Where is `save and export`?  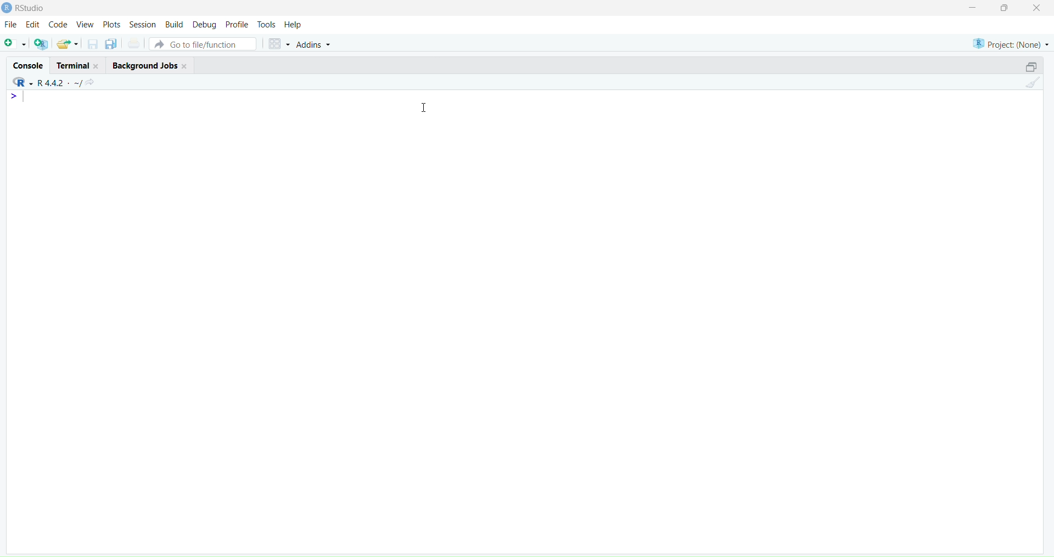
save and export is located at coordinates (67, 44).